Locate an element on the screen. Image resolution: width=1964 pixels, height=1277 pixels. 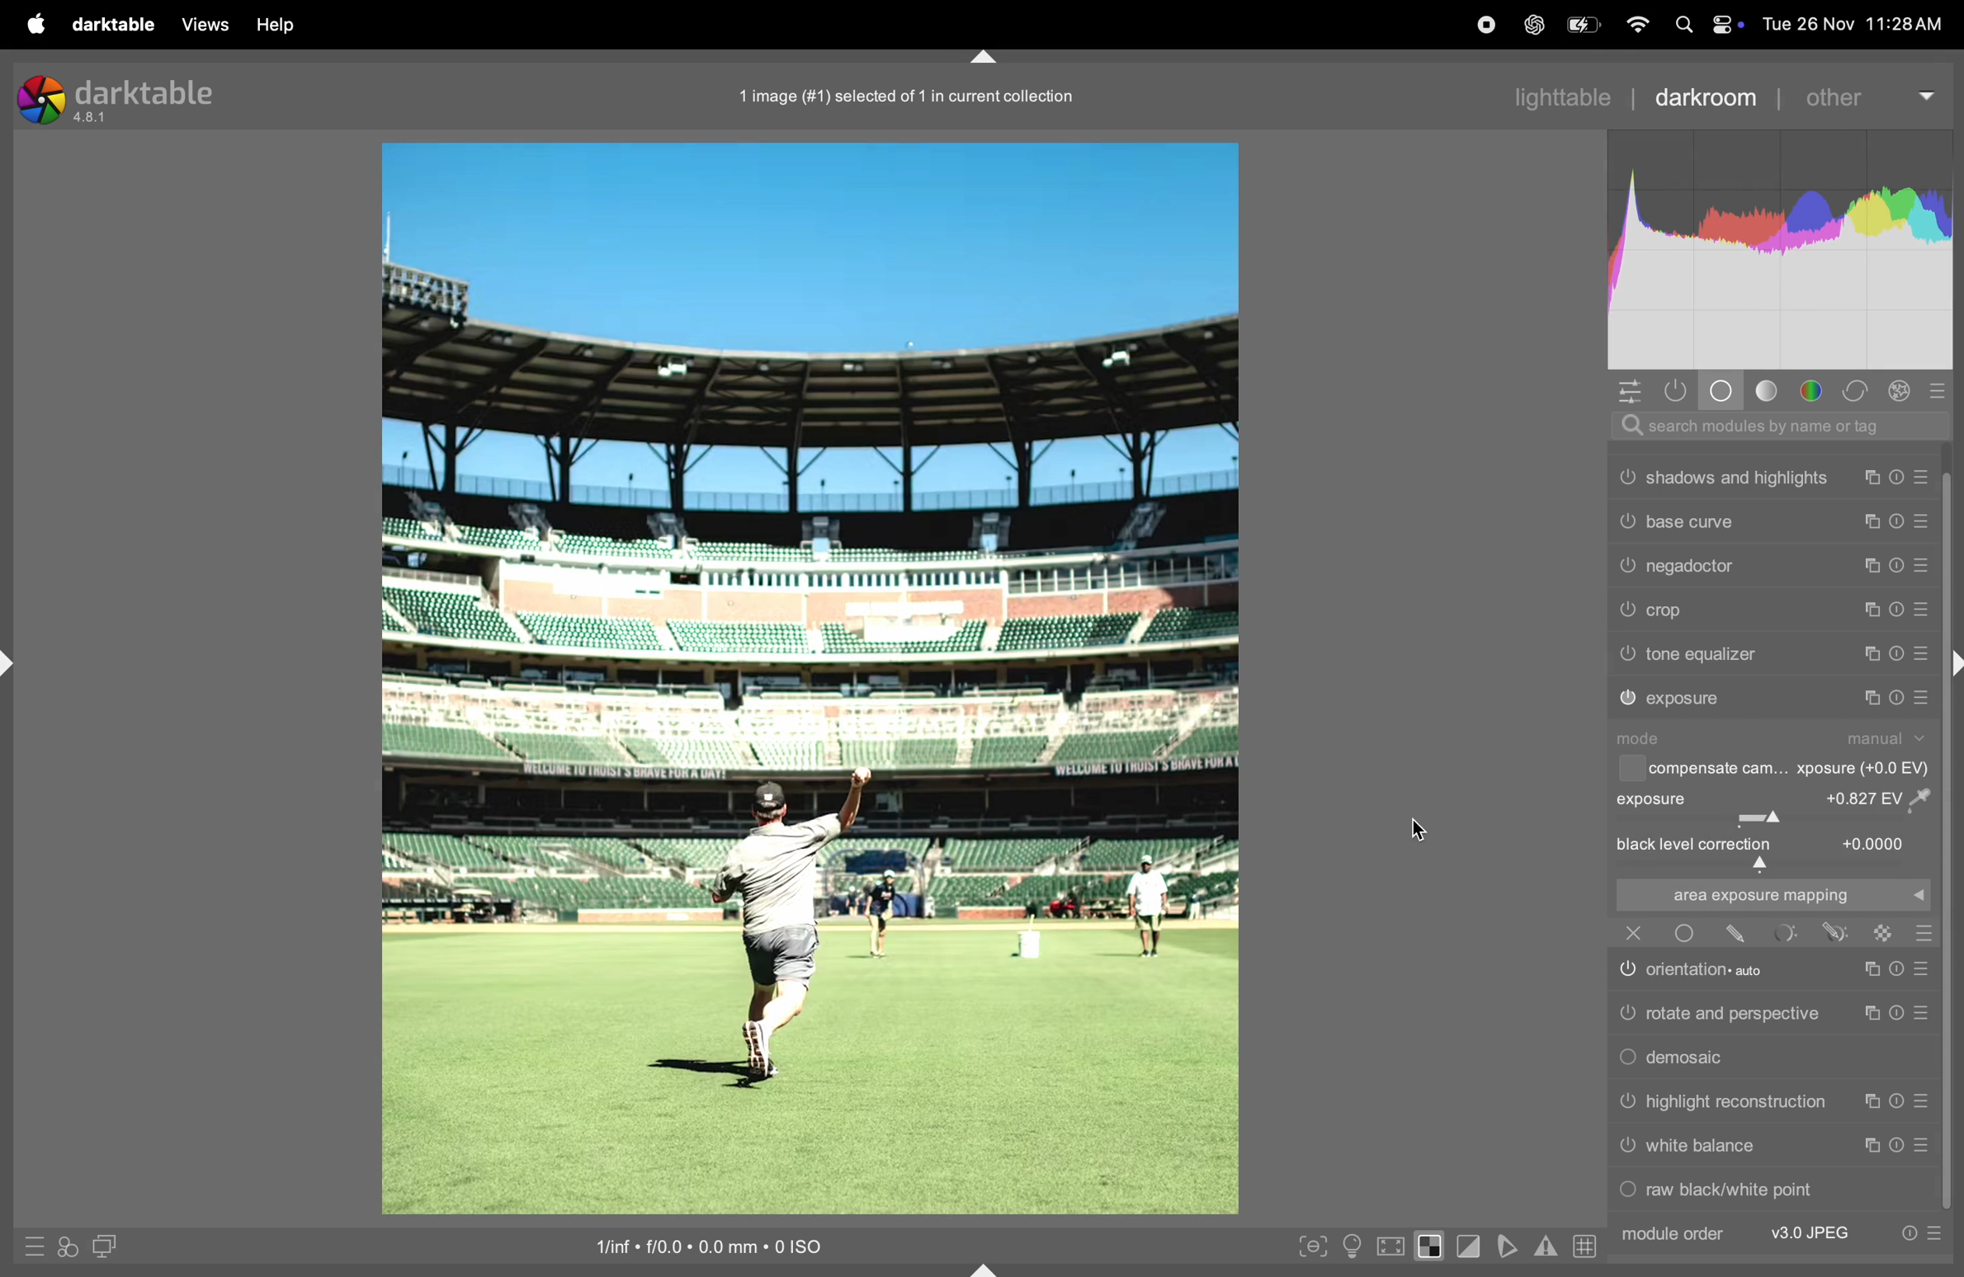
grid is located at coordinates (1581, 1245).